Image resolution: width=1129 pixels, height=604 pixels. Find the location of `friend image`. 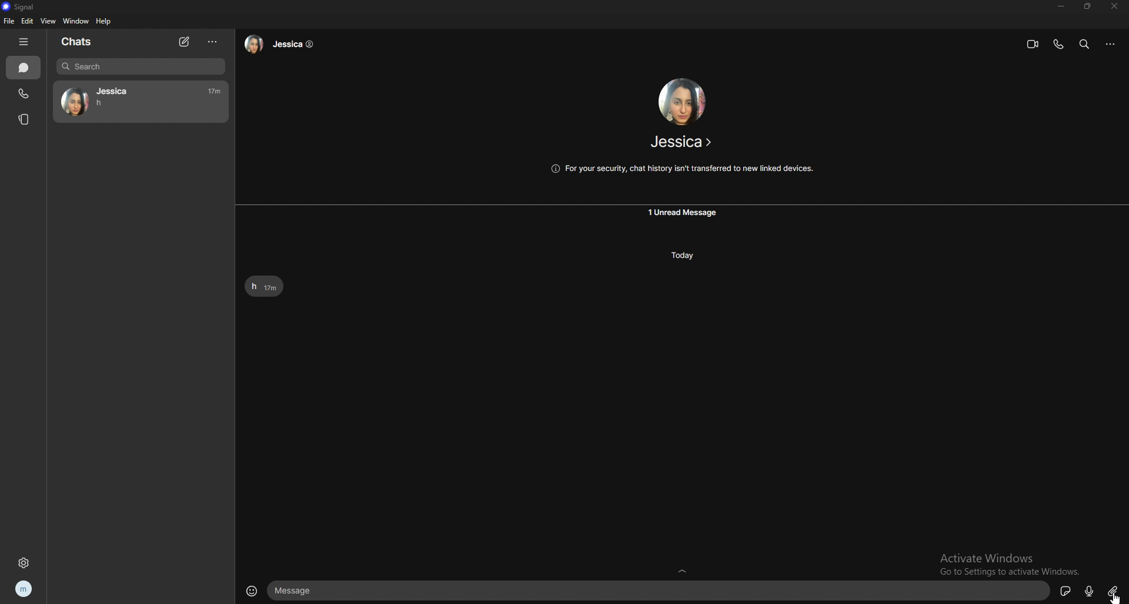

friend image is located at coordinates (681, 102).